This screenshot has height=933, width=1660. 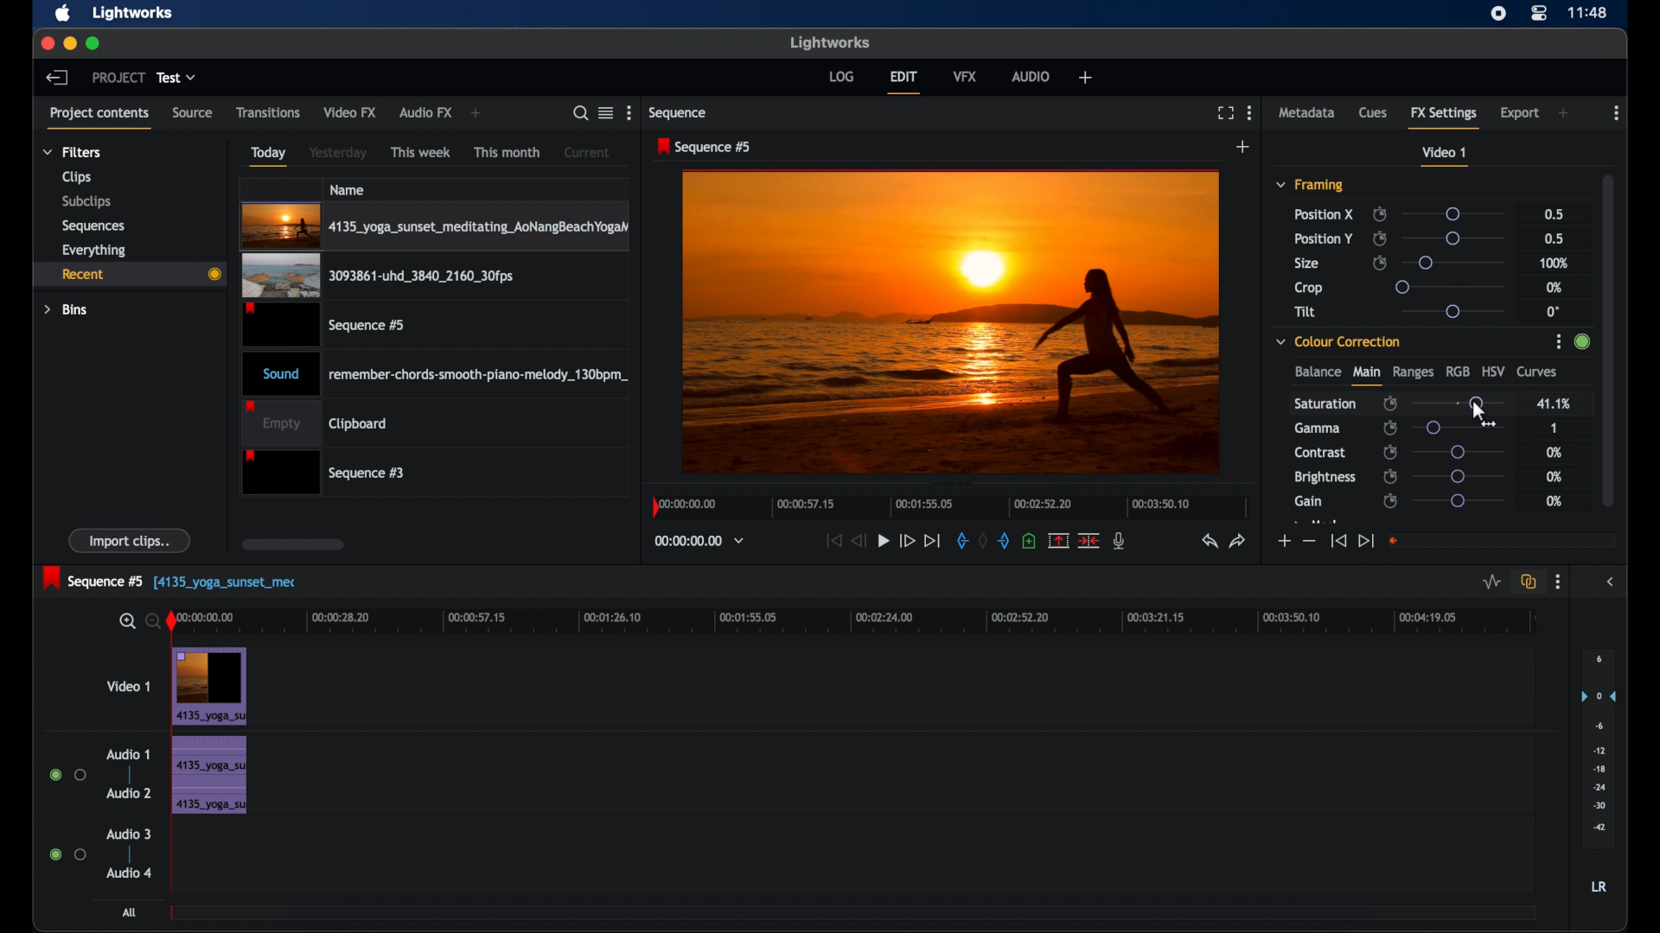 What do you see at coordinates (1539, 372) in the screenshot?
I see `curves` at bounding box center [1539, 372].